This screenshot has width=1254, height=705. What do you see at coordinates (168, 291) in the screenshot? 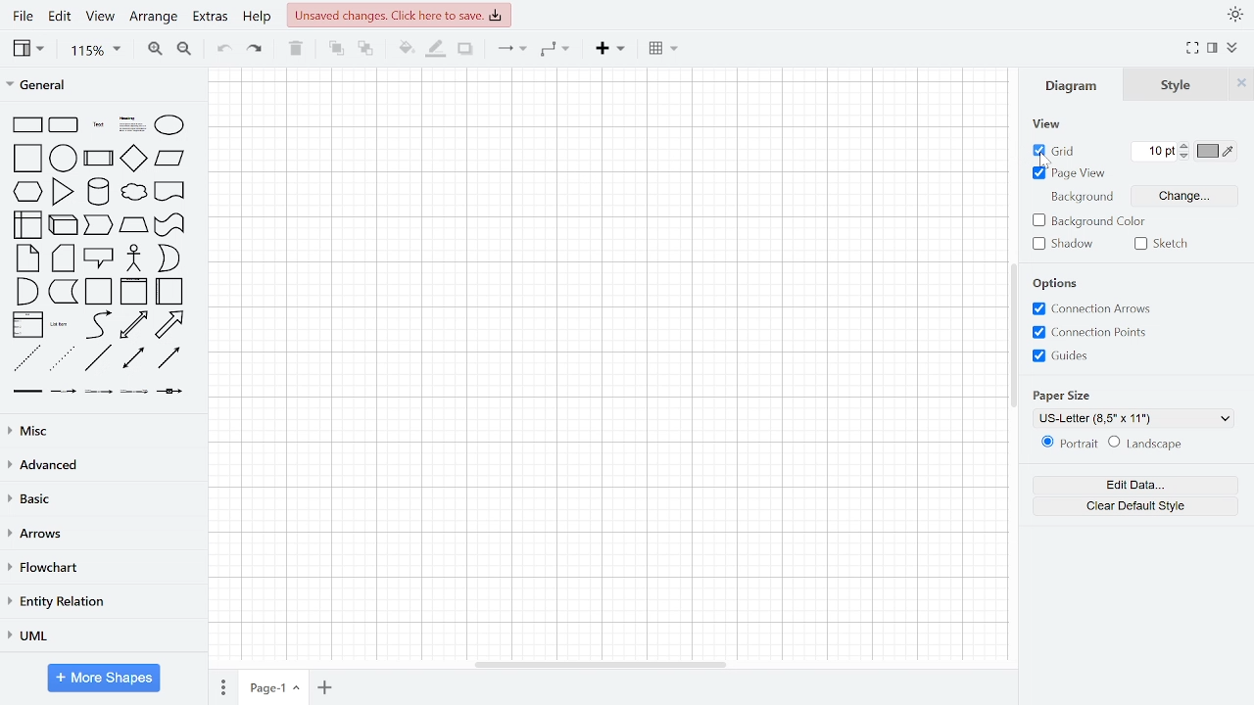
I see `horizontal container` at bounding box center [168, 291].